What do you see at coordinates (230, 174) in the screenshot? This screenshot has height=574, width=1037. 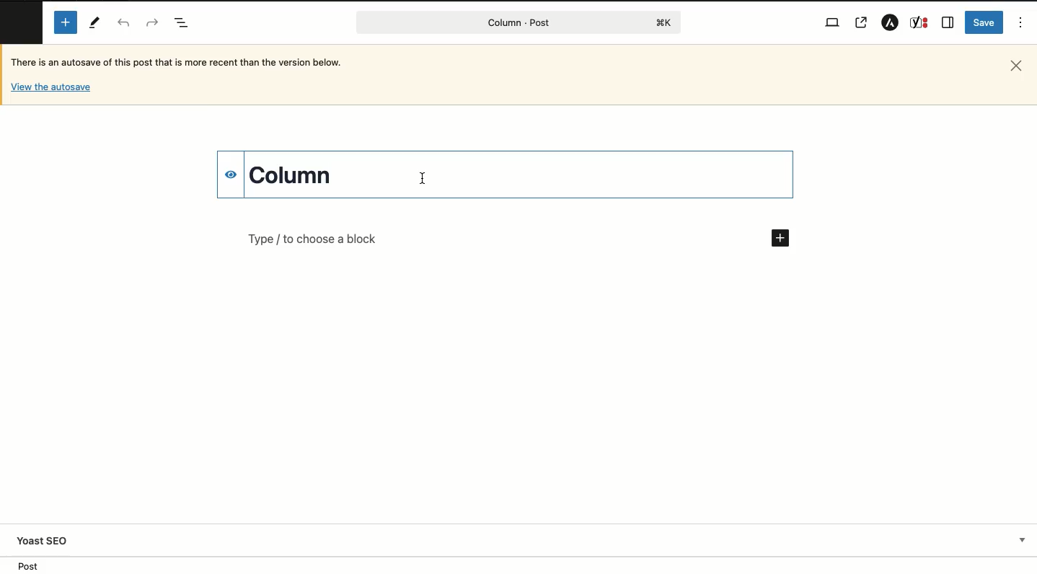 I see `hide` at bounding box center [230, 174].